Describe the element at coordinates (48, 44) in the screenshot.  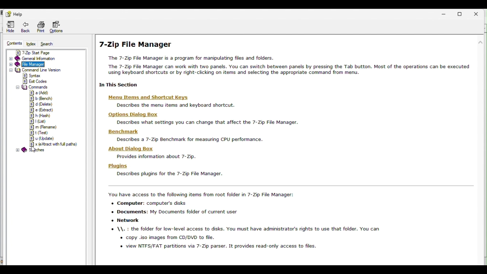
I see `Search` at that location.